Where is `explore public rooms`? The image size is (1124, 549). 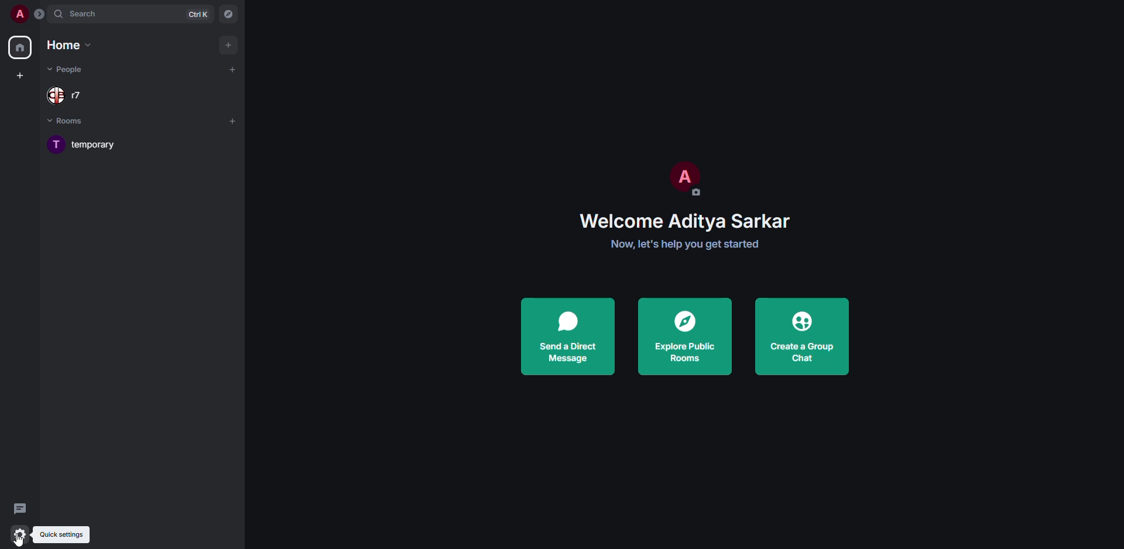
explore public rooms is located at coordinates (686, 337).